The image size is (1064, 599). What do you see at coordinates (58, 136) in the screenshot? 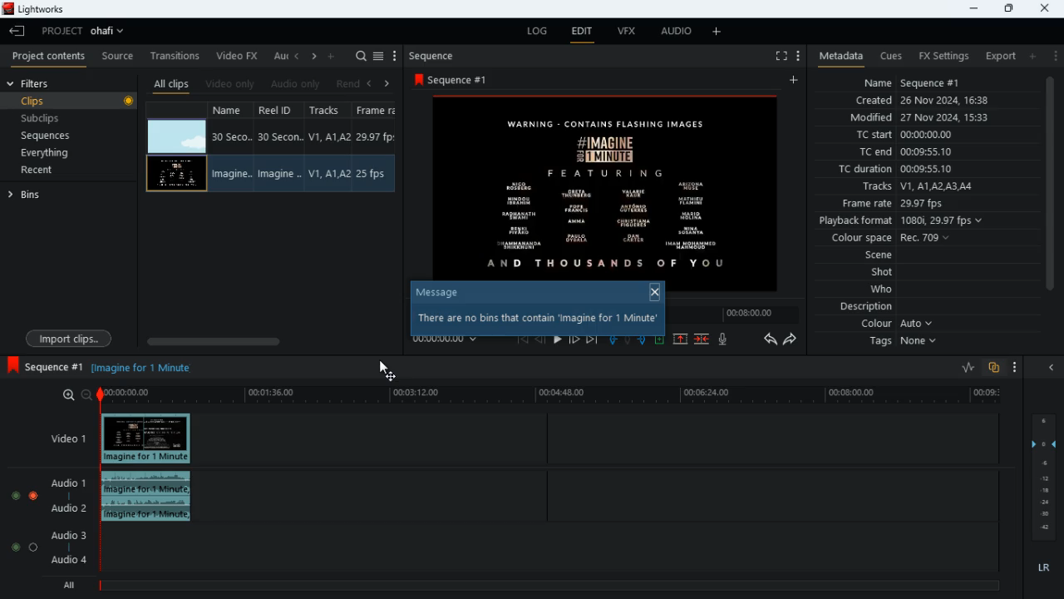
I see `sequences` at bounding box center [58, 136].